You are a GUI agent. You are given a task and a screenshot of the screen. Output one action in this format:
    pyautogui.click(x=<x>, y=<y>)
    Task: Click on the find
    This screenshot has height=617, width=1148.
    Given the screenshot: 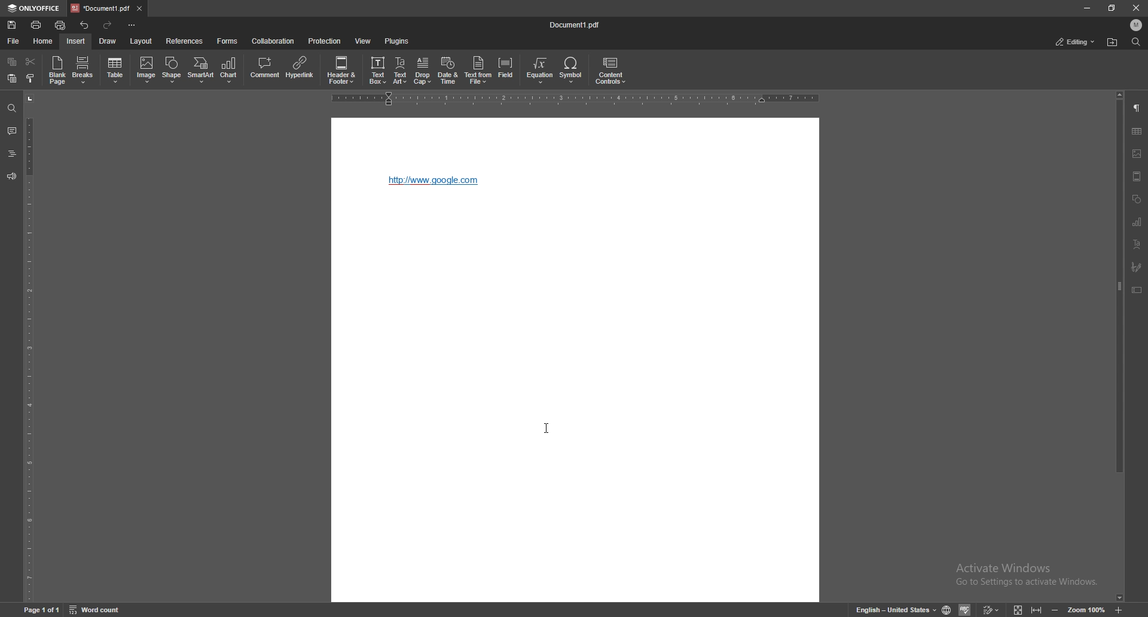 What is the action you would take?
    pyautogui.click(x=1136, y=42)
    